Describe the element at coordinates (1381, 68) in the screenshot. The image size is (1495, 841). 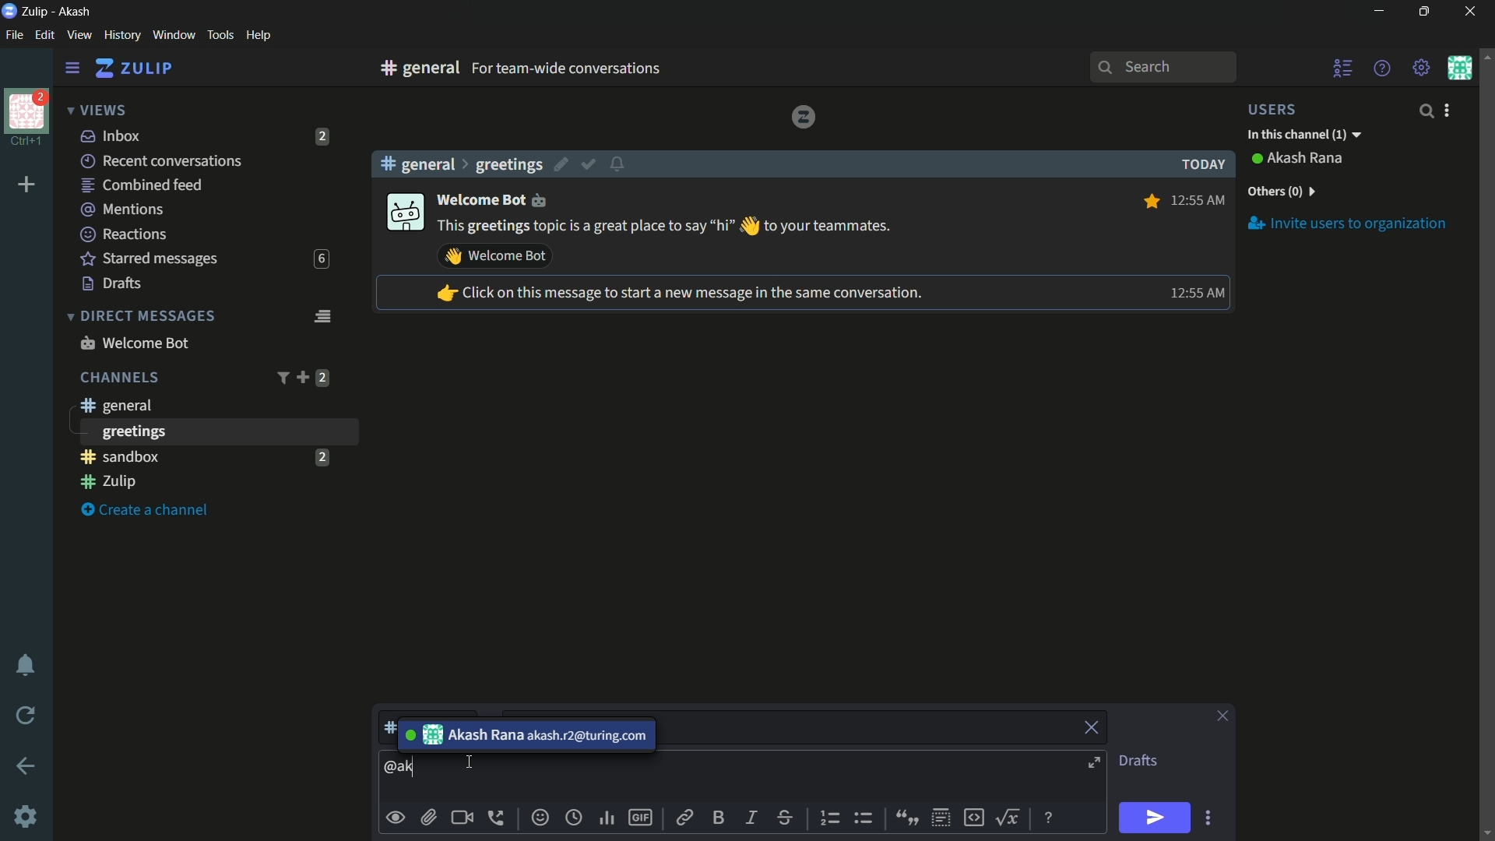
I see `help menu` at that location.